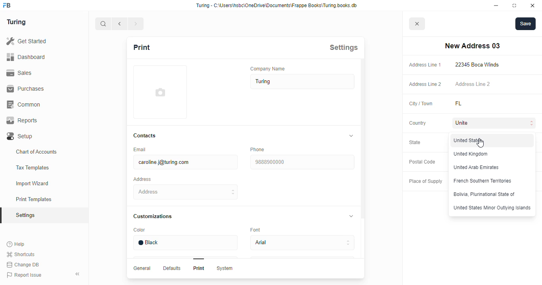 This screenshot has width=542, height=285. What do you see at coordinates (139, 149) in the screenshot?
I see `email` at bounding box center [139, 149].